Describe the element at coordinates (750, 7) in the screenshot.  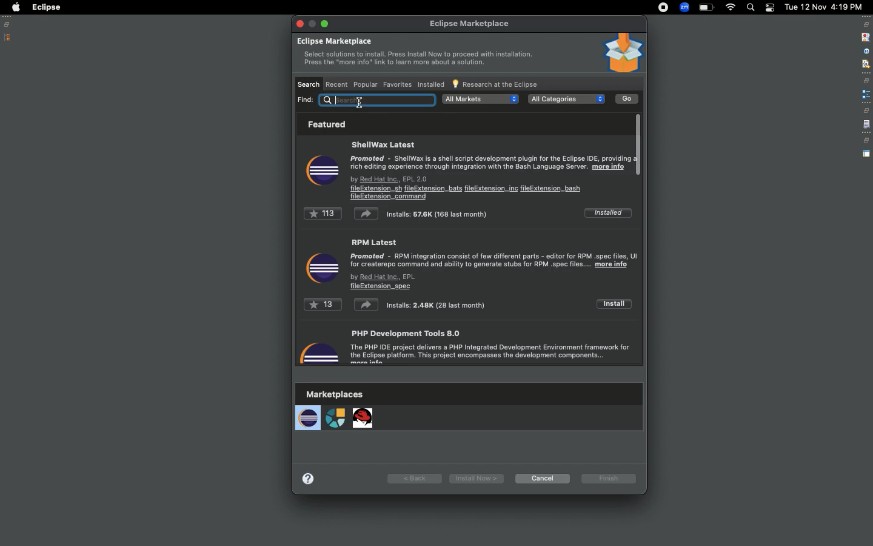
I see `Search` at that location.